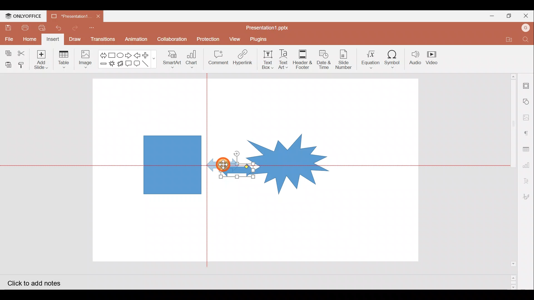 The image size is (534, 300). What do you see at coordinates (138, 63) in the screenshot?
I see `Rounded Rectangular callout` at bounding box center [138, 63].